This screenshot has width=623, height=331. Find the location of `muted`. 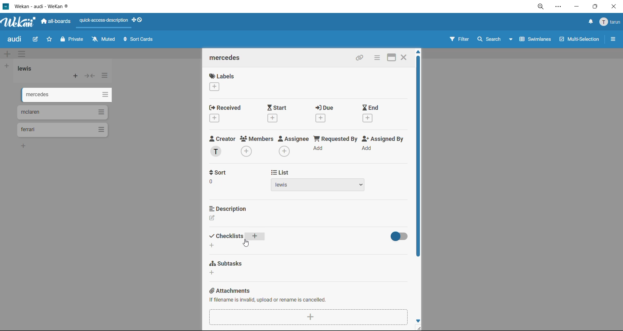

muted is located at coordinates (103, 40).